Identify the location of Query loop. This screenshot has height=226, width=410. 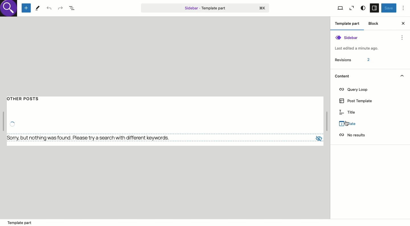
(354, 90).